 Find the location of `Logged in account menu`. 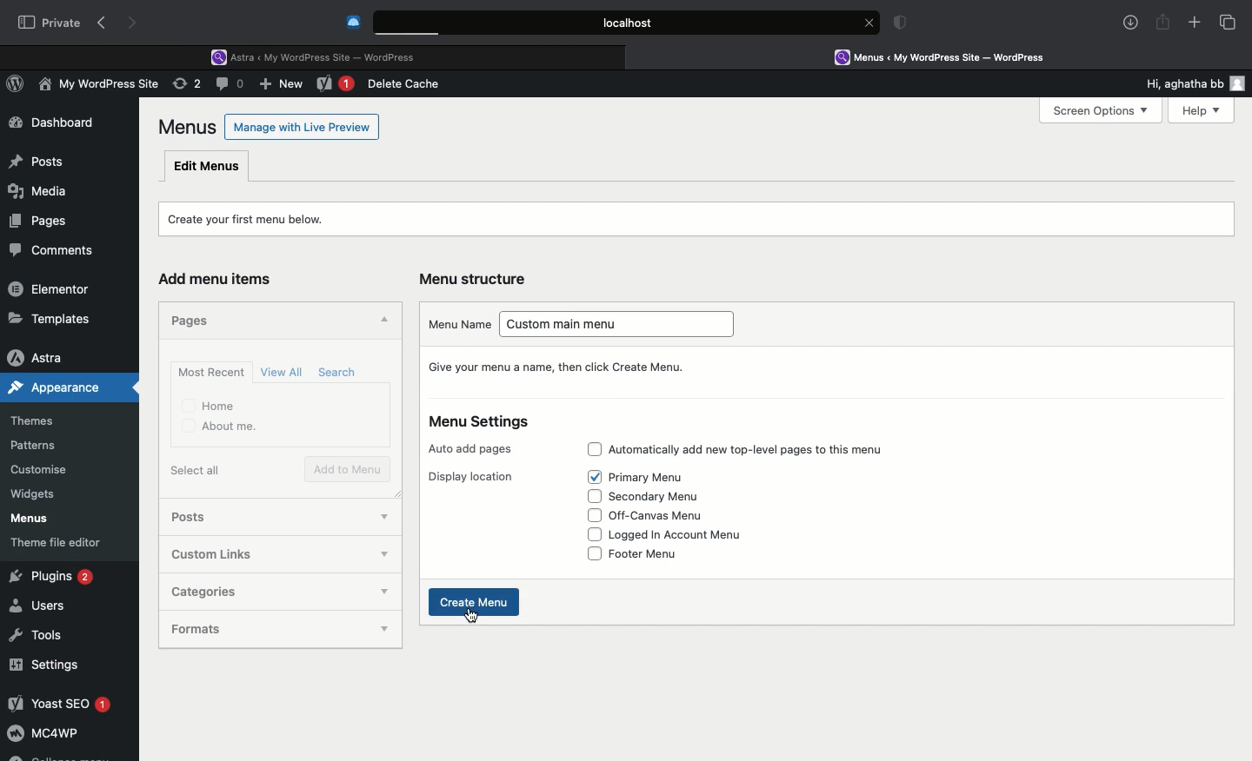

Logged in account menu is located at coordinates (689, 535).